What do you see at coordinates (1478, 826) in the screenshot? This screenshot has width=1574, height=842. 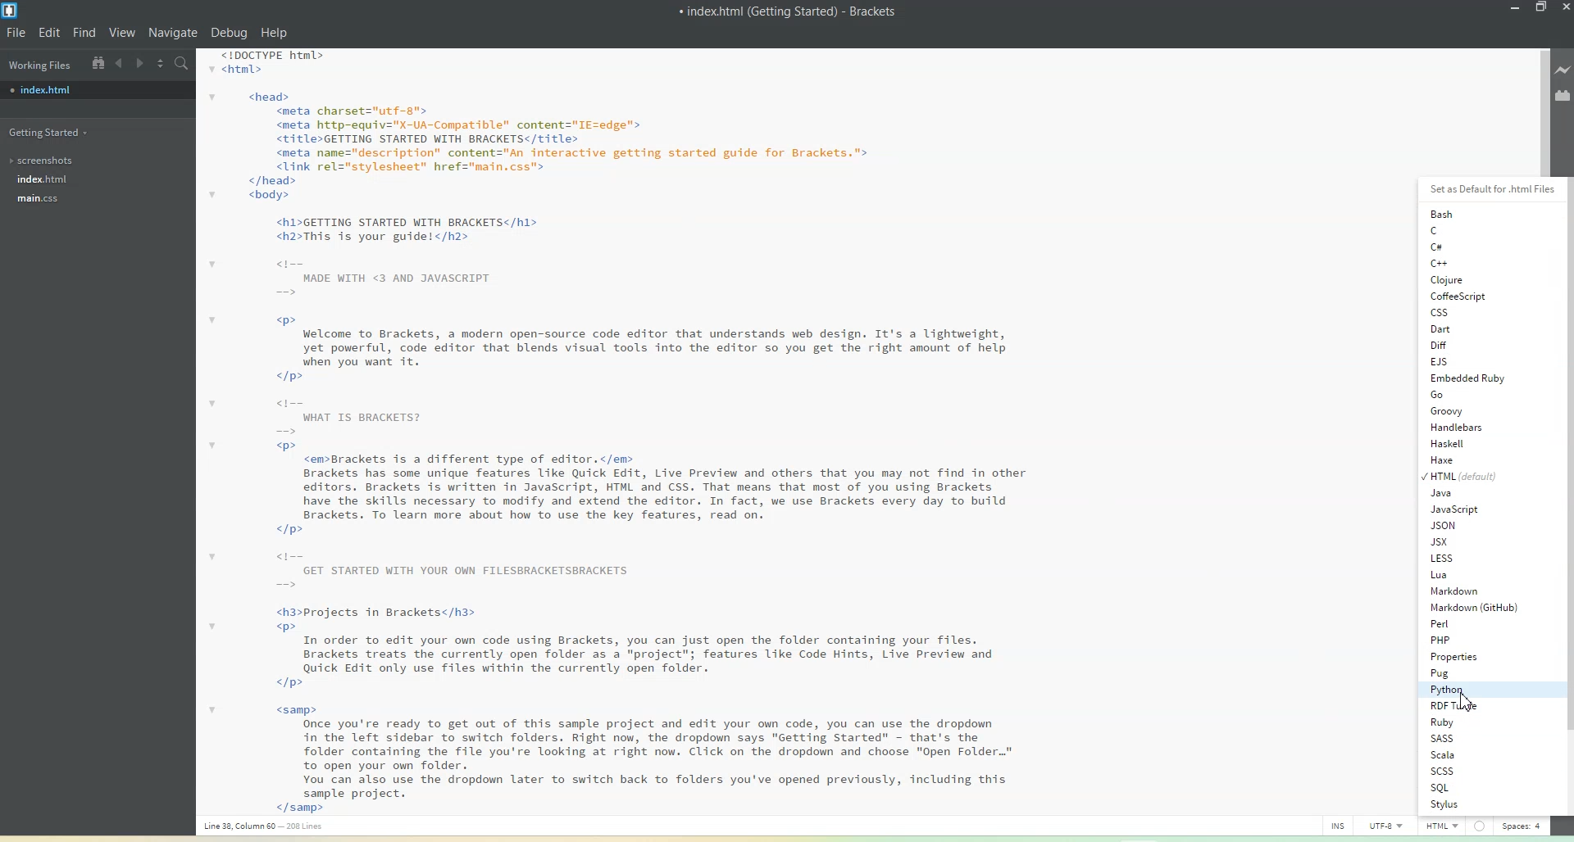 I see `space` at bounding box center [1478, 826].